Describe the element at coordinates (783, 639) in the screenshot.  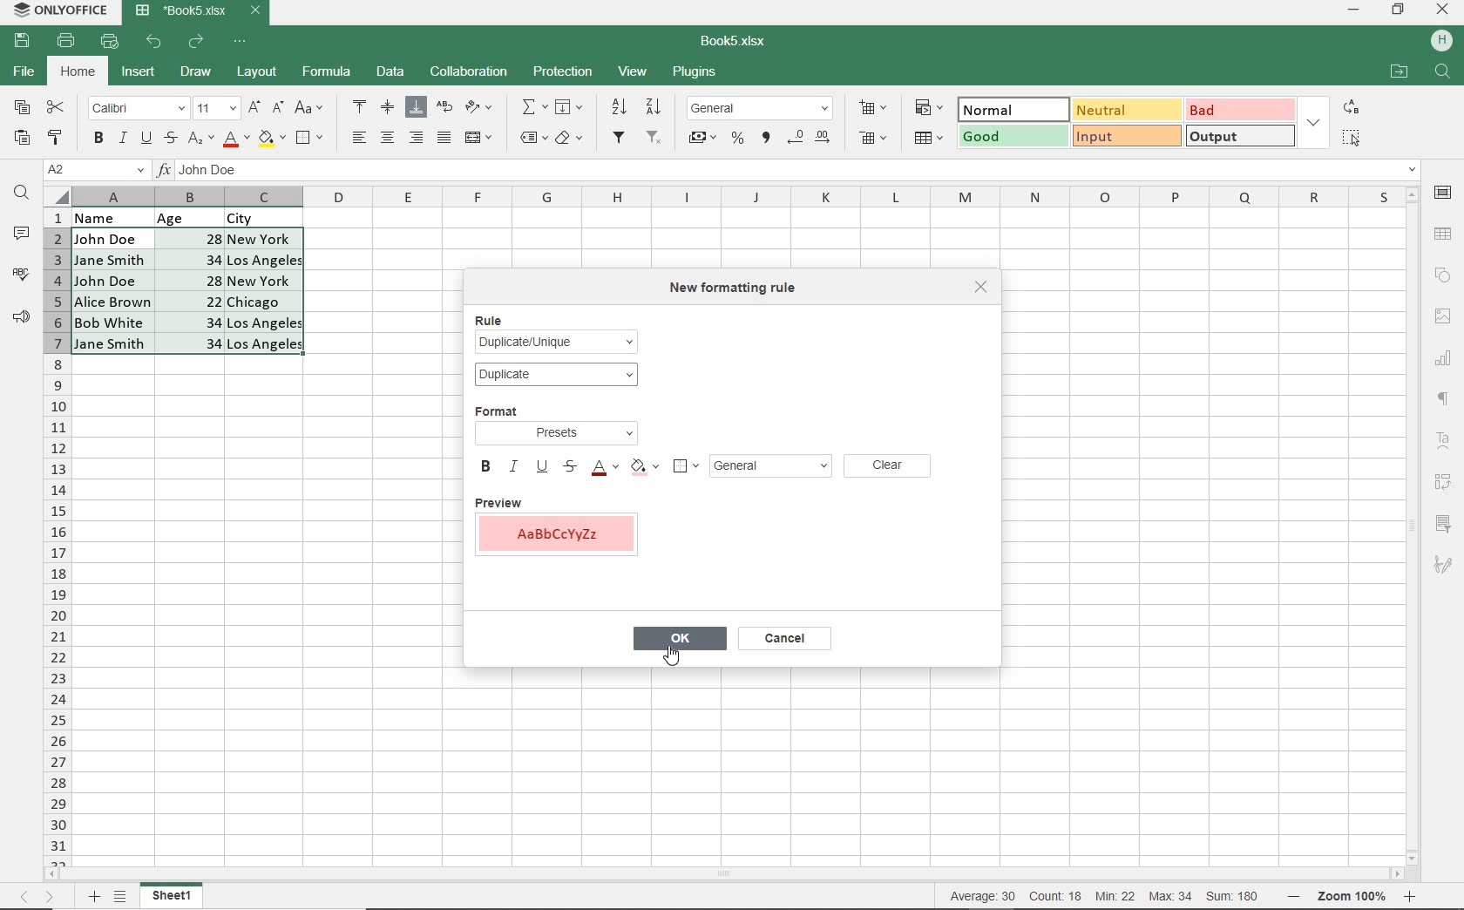
I see `CANCEL` at that location.